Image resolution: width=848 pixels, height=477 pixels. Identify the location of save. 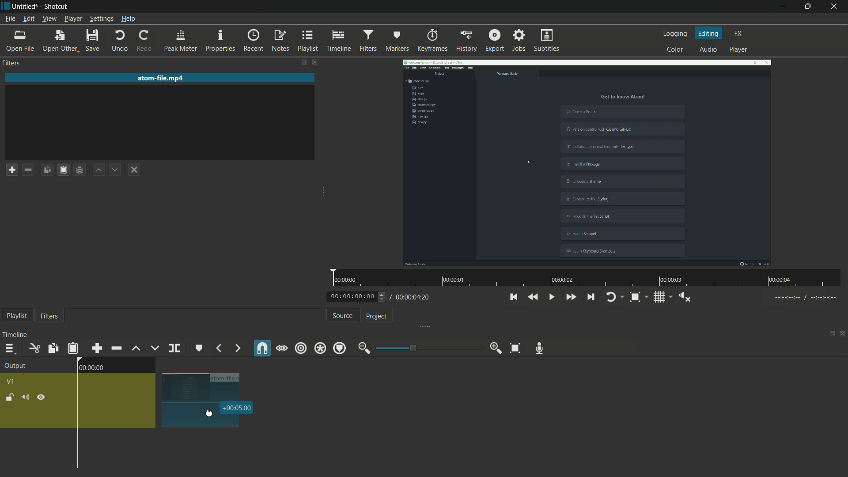
(94, 41).